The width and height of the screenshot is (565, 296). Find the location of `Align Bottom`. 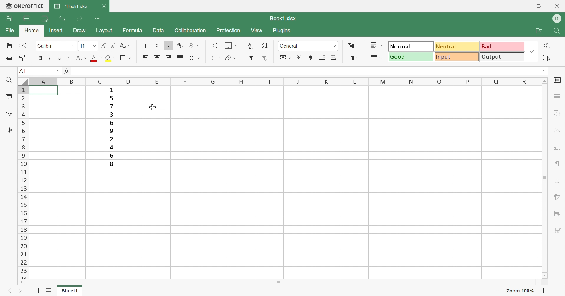

Align Bottom is located at coordinates (169, 47).